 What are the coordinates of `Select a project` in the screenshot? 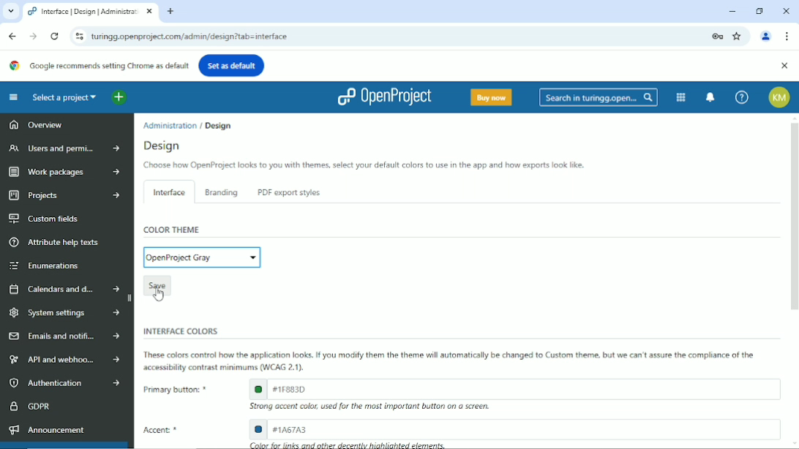 It's located at (64, 97).